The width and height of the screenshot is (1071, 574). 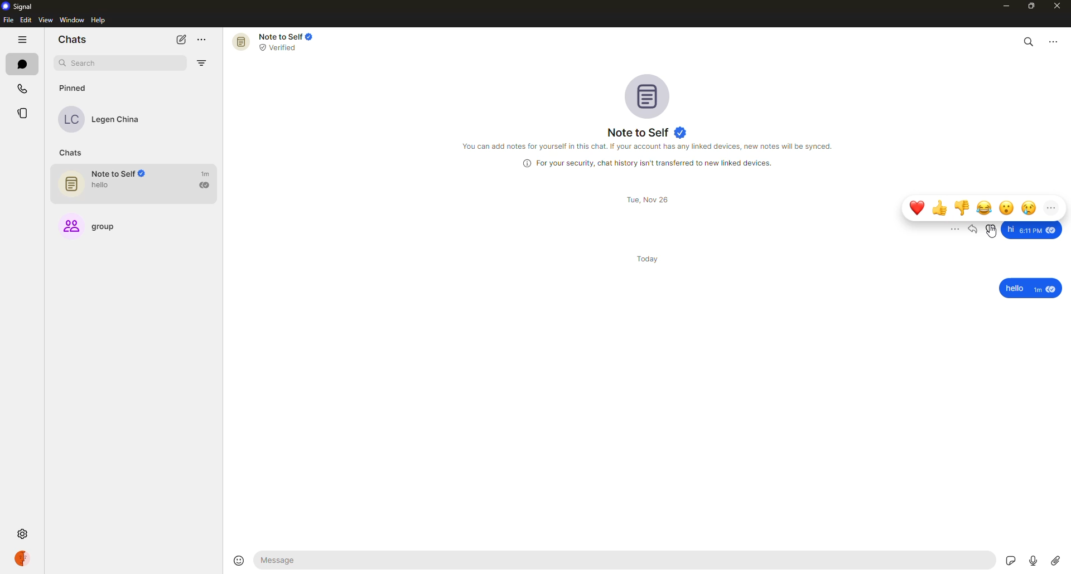 What do you see at coordinates (1030, 7) in the screenshot?
I see `maximize` at bounding box center [1030, 7].